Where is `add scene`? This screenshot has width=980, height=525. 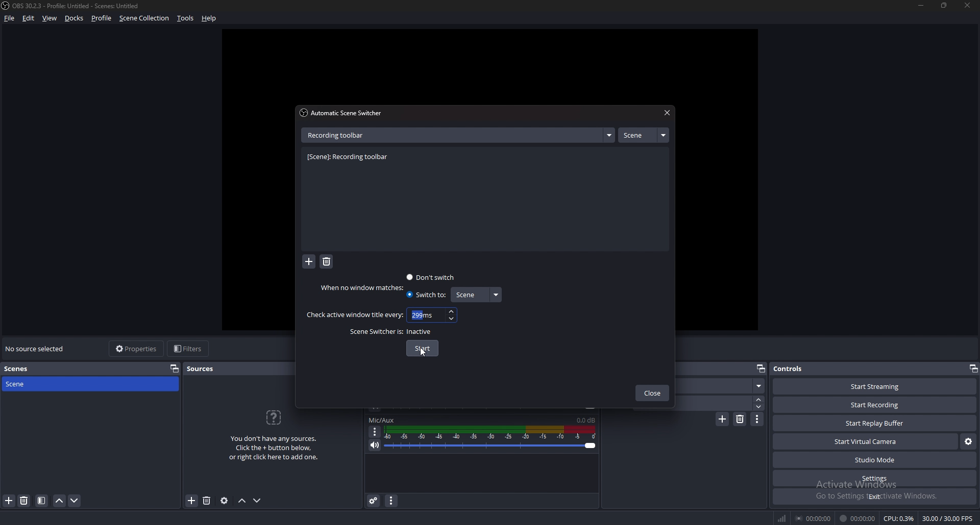 add scene is located at coordinates (9, 500).